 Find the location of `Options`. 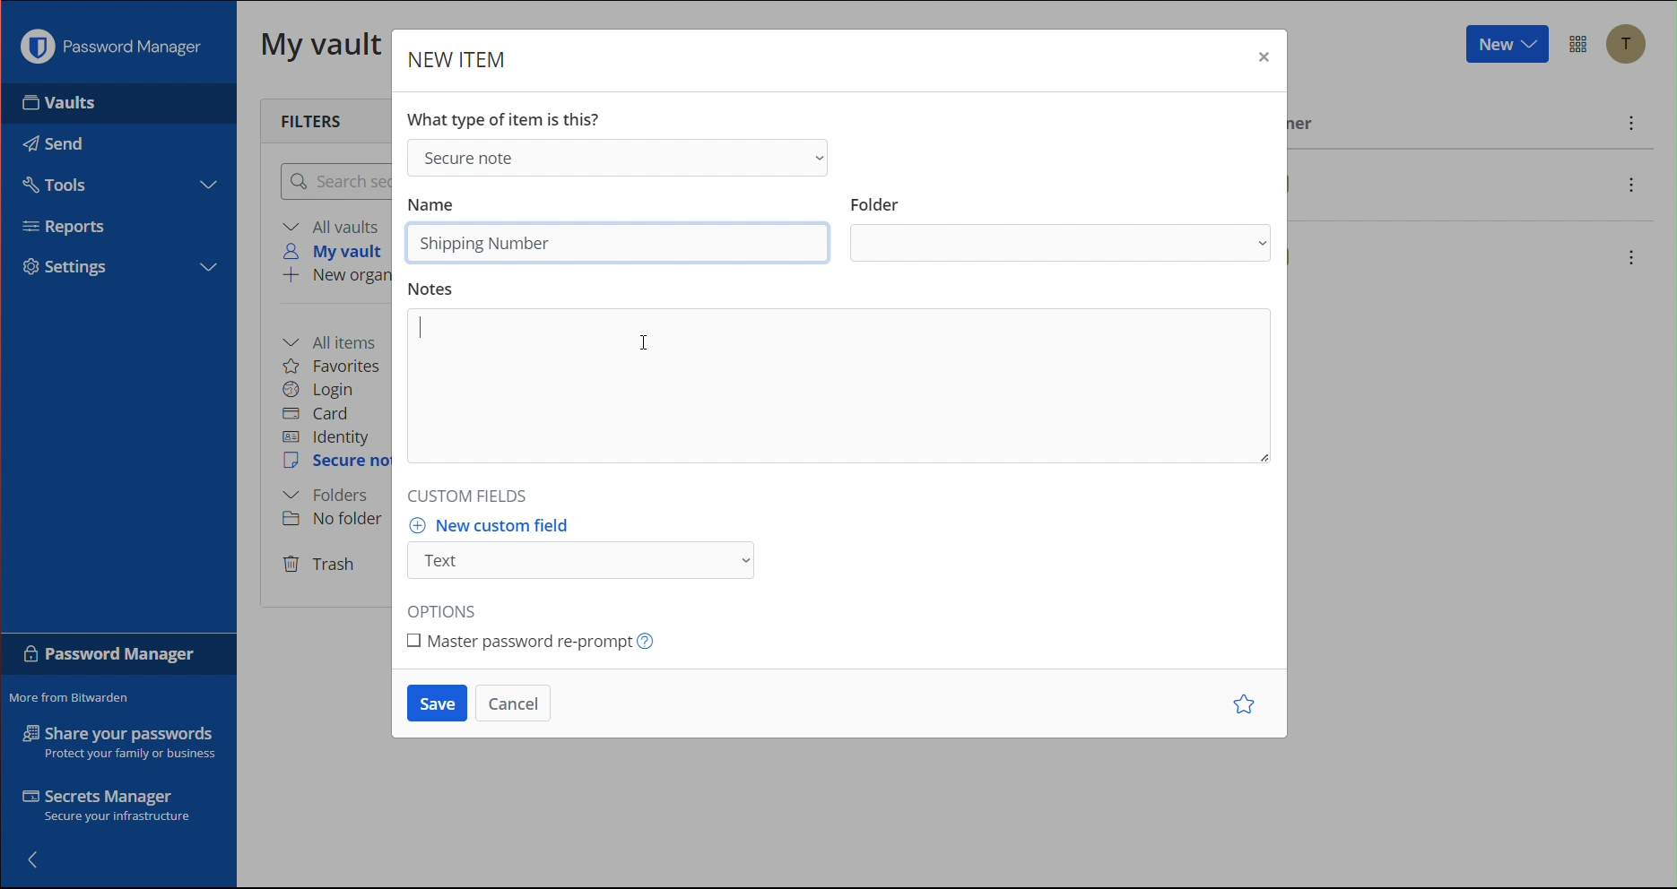

Options is located at coordinates (1580, 43).